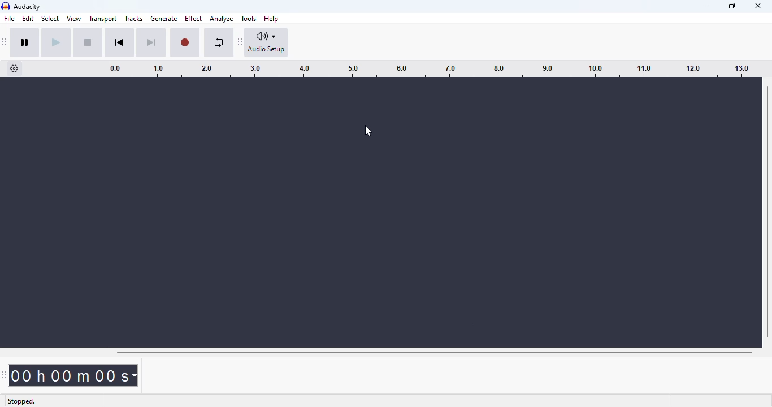 The image size is (772, 407). What do you see at coordinates (272, 18) in the screenshot?
I see `help` at bounding box center [272, 18].